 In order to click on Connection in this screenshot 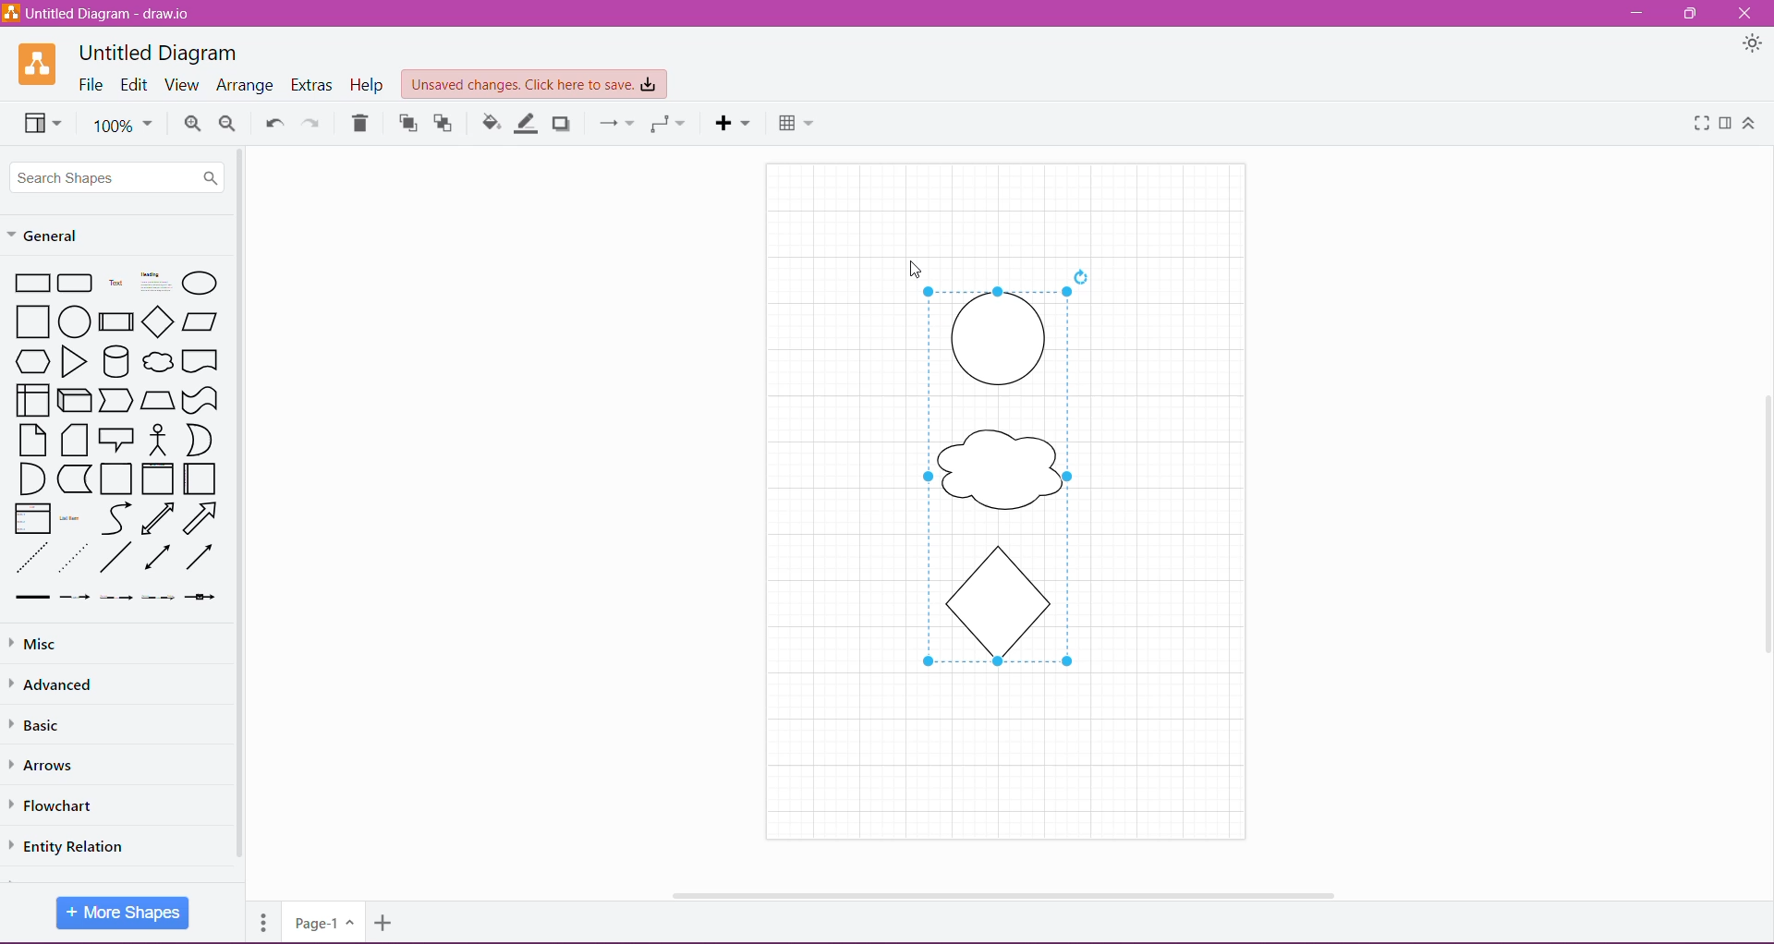, I will do `click(612, 122)`.